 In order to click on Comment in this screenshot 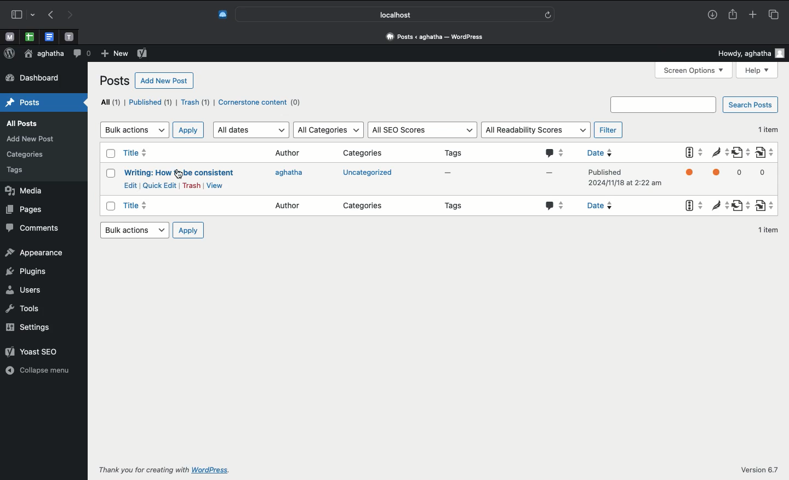, I will do `click(553, 153)`.